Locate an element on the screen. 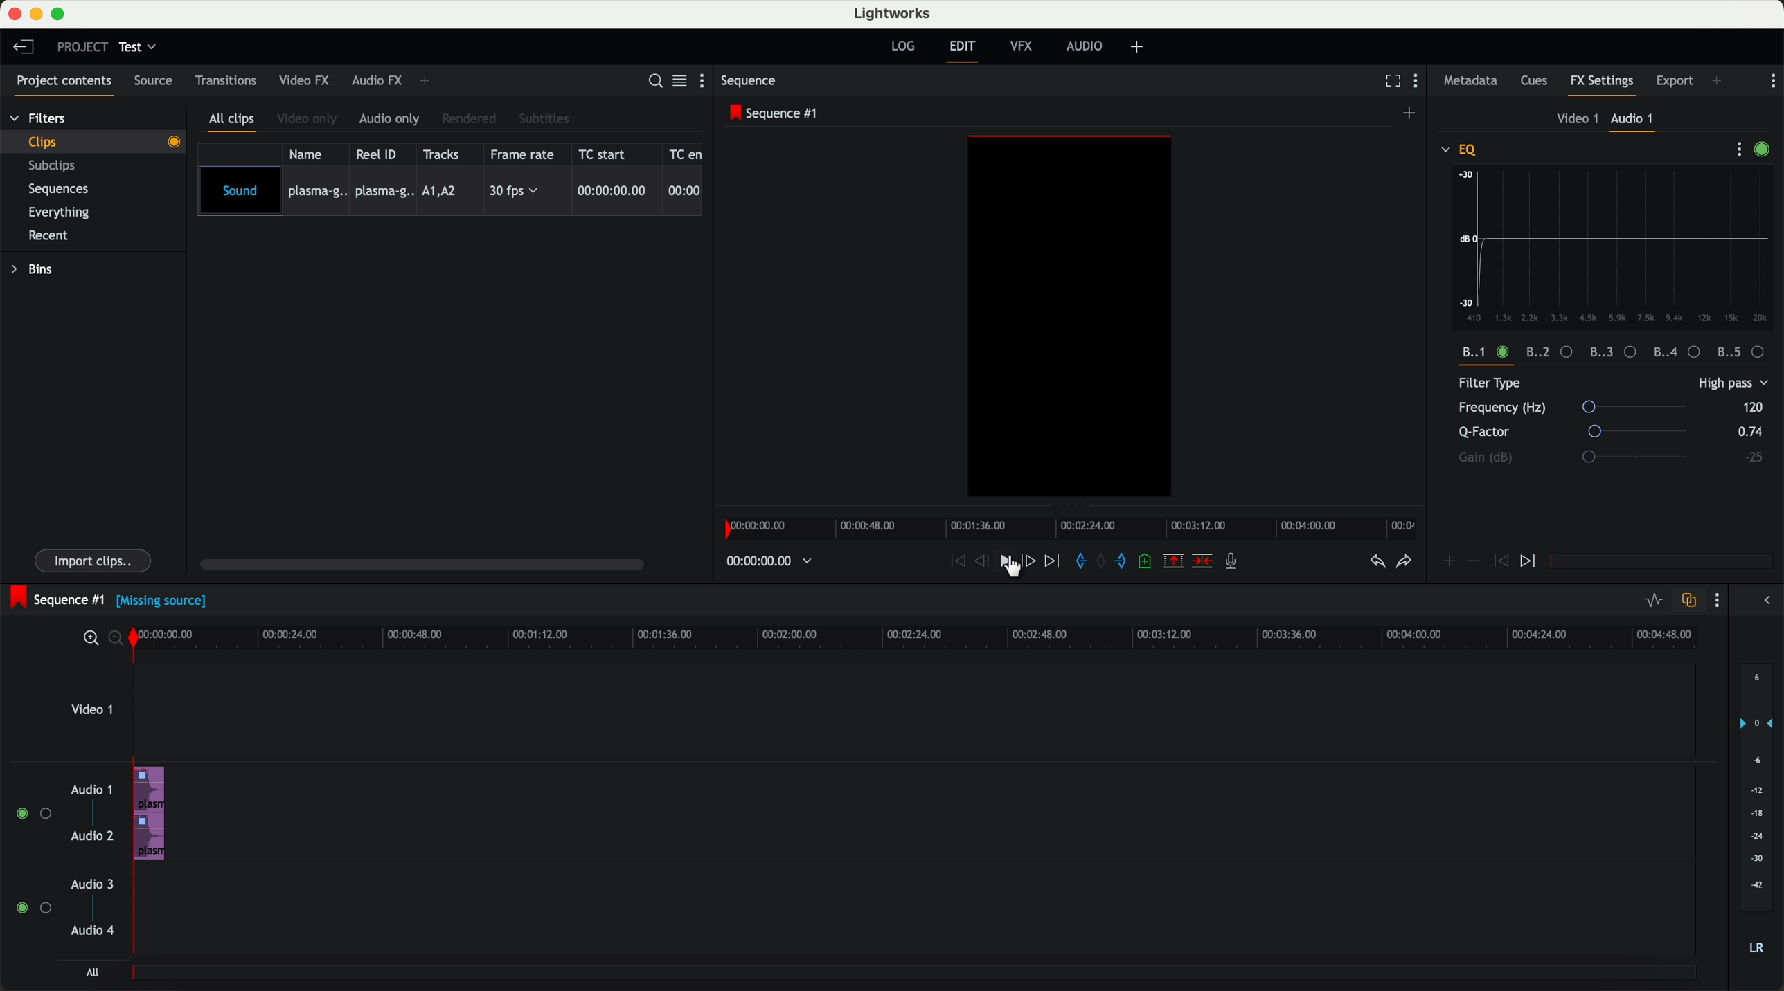  cursor is located at coordinates (1013, 576).